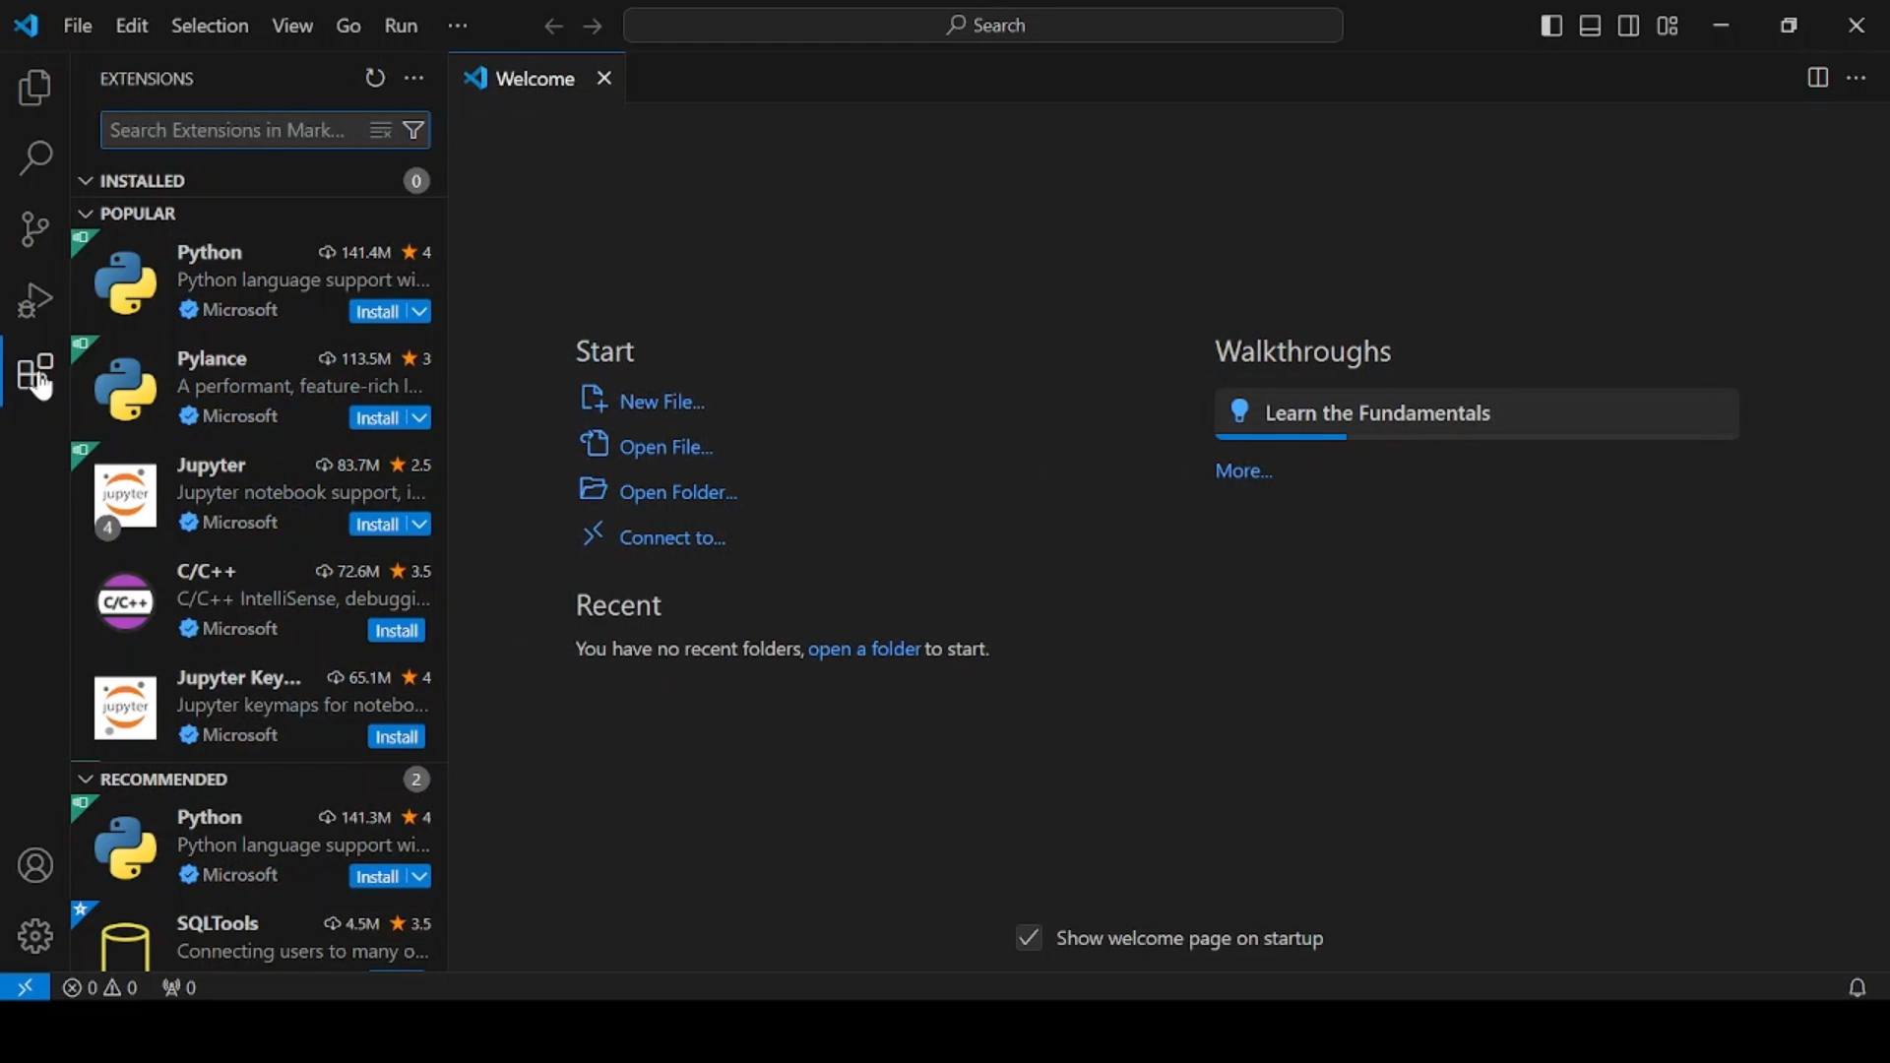 The width and height of the screenshot is (1890, 1063). What do you see at coordinates (34, 229) in the screenshot?
I see `source control` at bounding box center [34, 229].